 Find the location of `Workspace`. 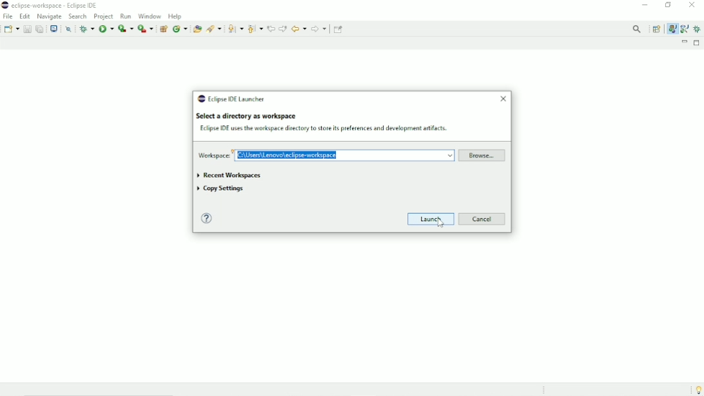

Workspace is located at coordinates (213, 155).